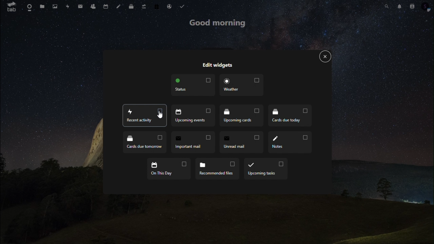 This screenshot has height=244, width=434. Describe the element at coordinates (29, 8) in the screenshot. I see `dashboard` at that location.